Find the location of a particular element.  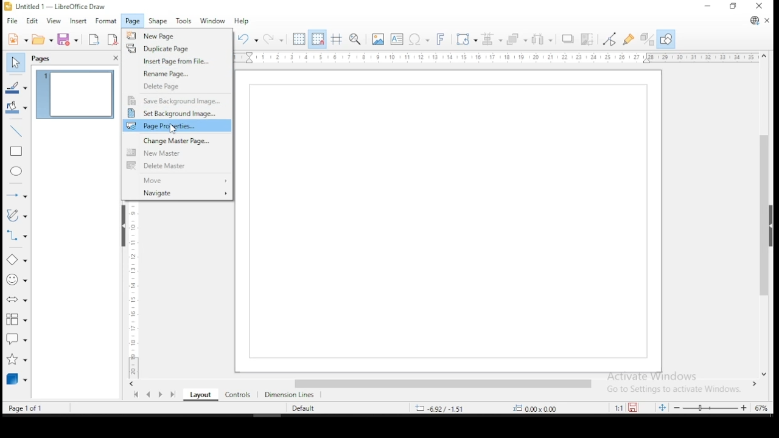

select is located at coordinates (18, 63).